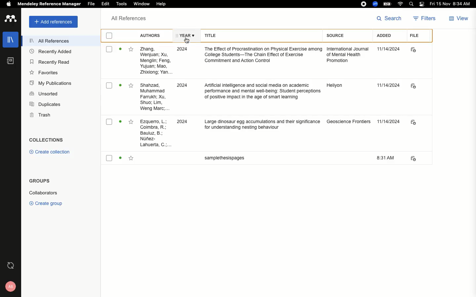  I want to click on Unsorted, so click(45, 94).